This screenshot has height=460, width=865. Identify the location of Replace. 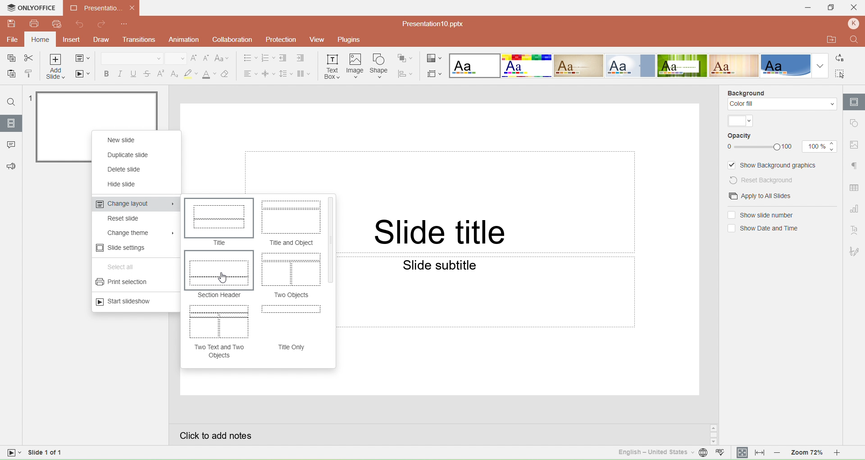
(842, 59).